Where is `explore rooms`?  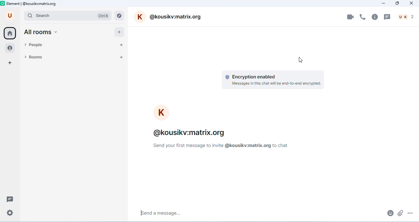 explore rooms is located at coordinates (119, 16).